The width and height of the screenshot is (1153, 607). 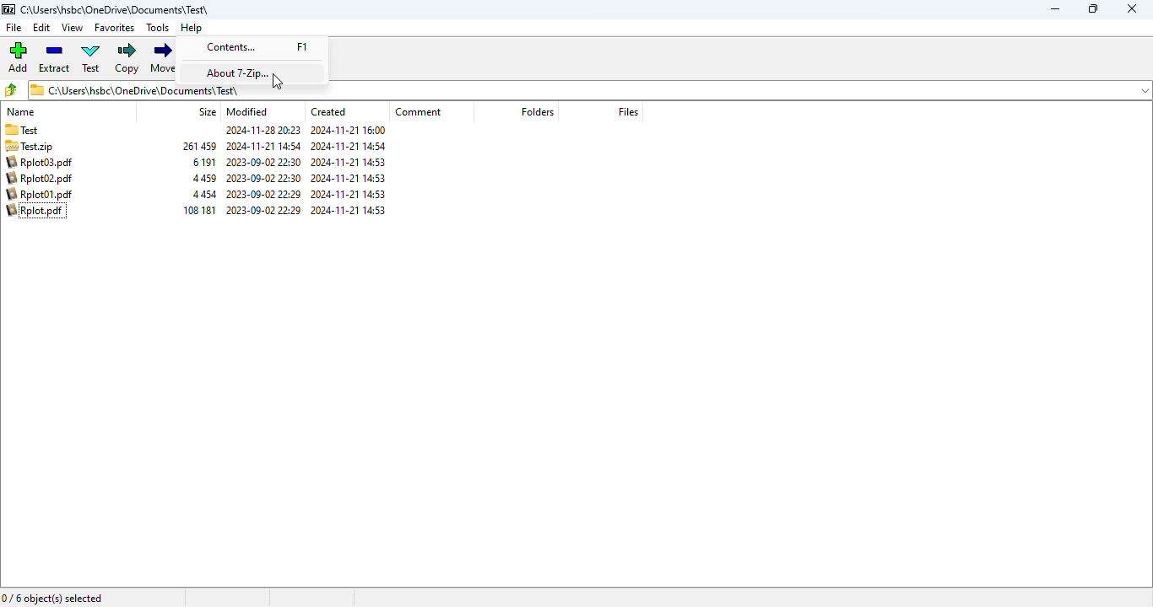 What do you see at coordinates (138, 93) in the screenshot?
I see `C:\Users\hsbc\OneDrive\Documents\Test\` at bounding box center [138, 93].